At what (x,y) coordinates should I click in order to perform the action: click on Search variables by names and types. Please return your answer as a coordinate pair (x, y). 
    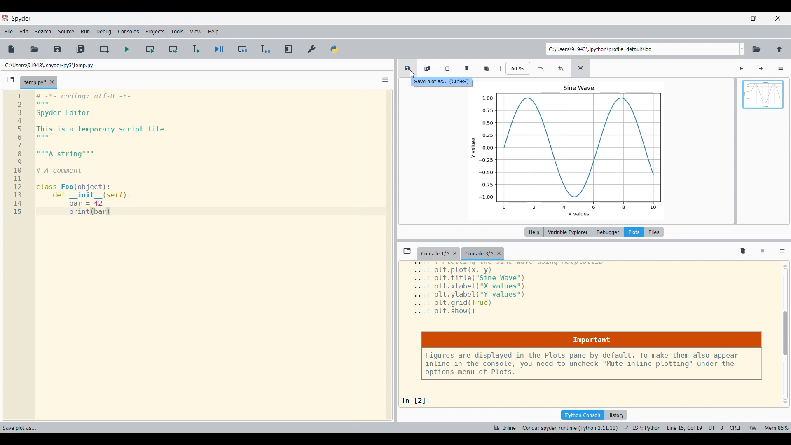
    Looking at the image, I should click on (722, 68).